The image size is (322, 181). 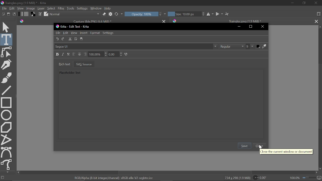 What do you see at coordinates (239, 27) in the screenshot?
I see `Minimize` at bounding box center [239, 27].